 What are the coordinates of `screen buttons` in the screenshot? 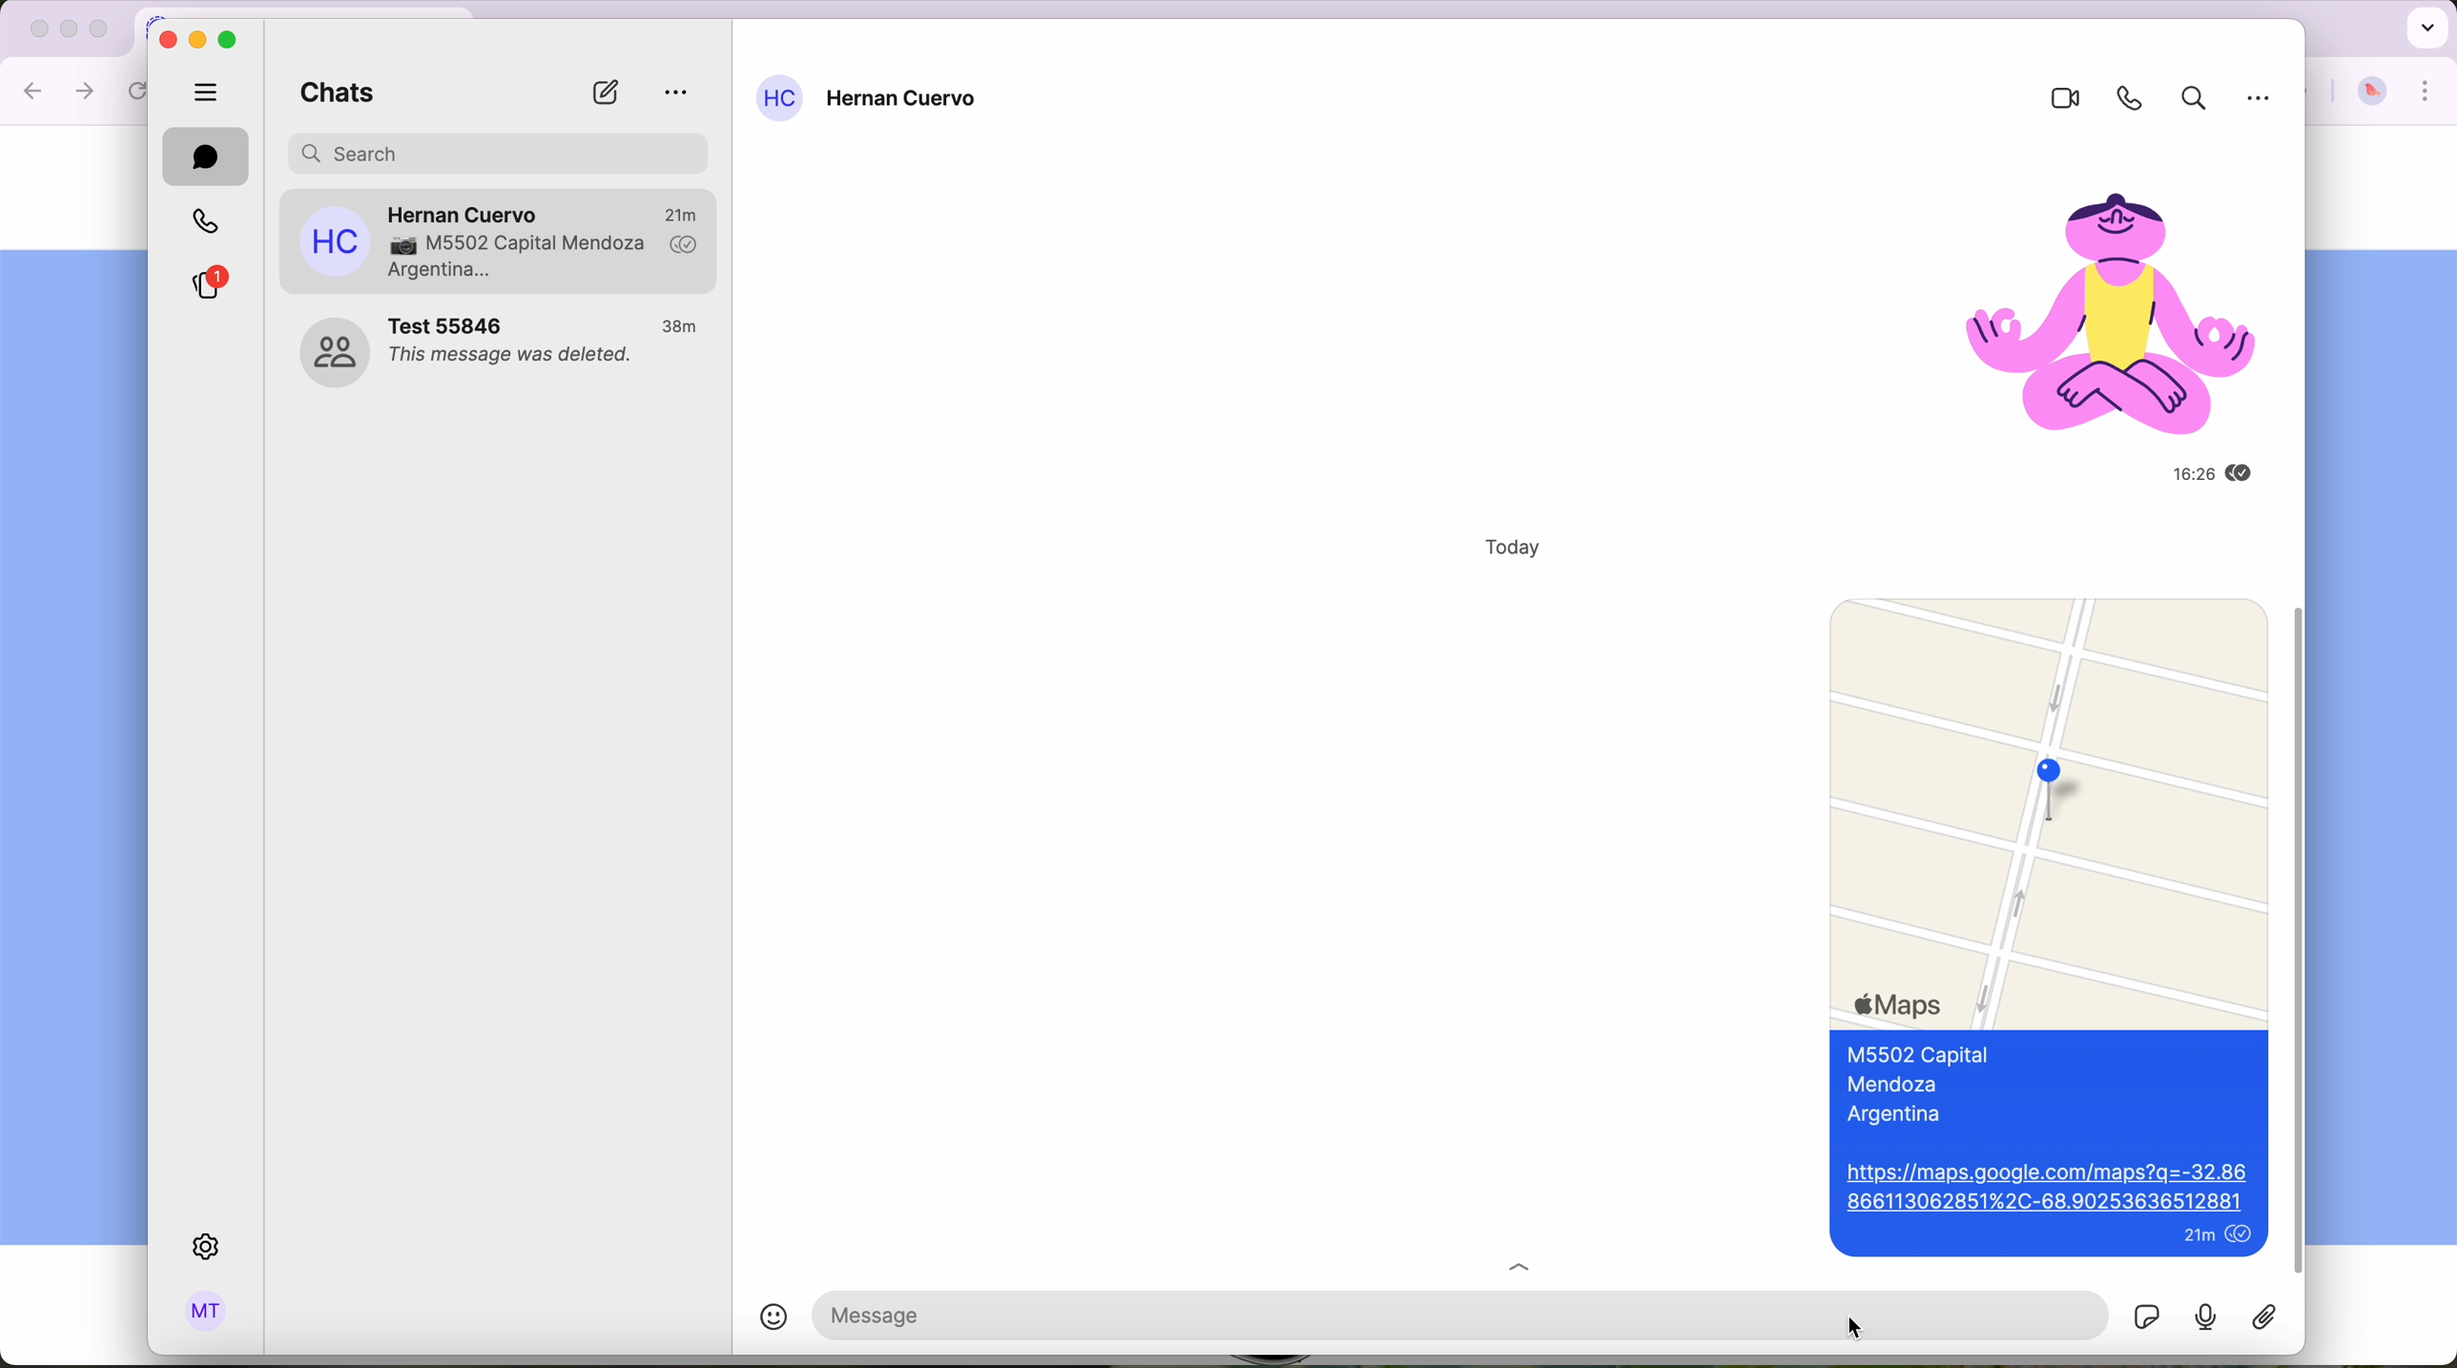 It's located at (65, 31).